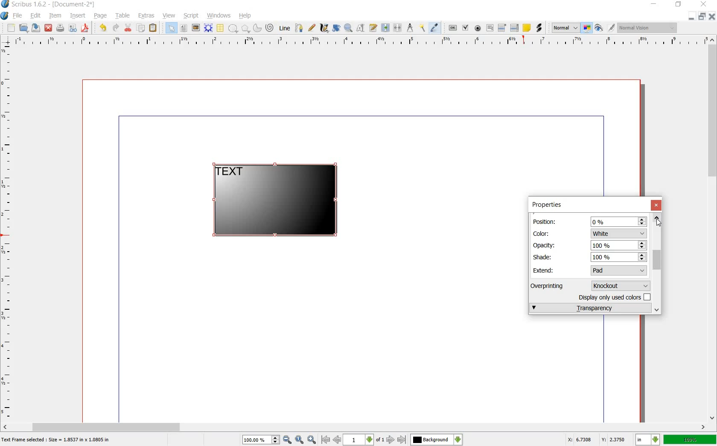  I want to click on pdf combo box, so click(502, 27).